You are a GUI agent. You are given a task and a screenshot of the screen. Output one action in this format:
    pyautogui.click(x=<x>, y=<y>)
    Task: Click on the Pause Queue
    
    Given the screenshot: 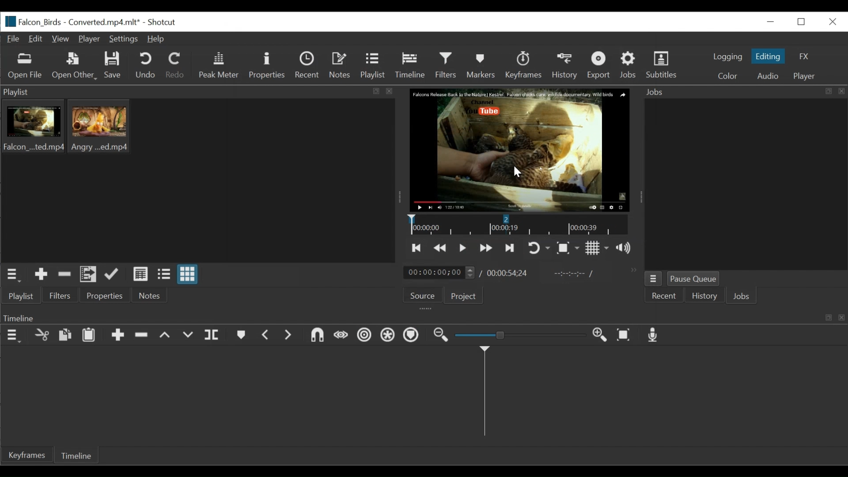 What is the action you would take?
    pyautogui.click(x=698, y=279)
    